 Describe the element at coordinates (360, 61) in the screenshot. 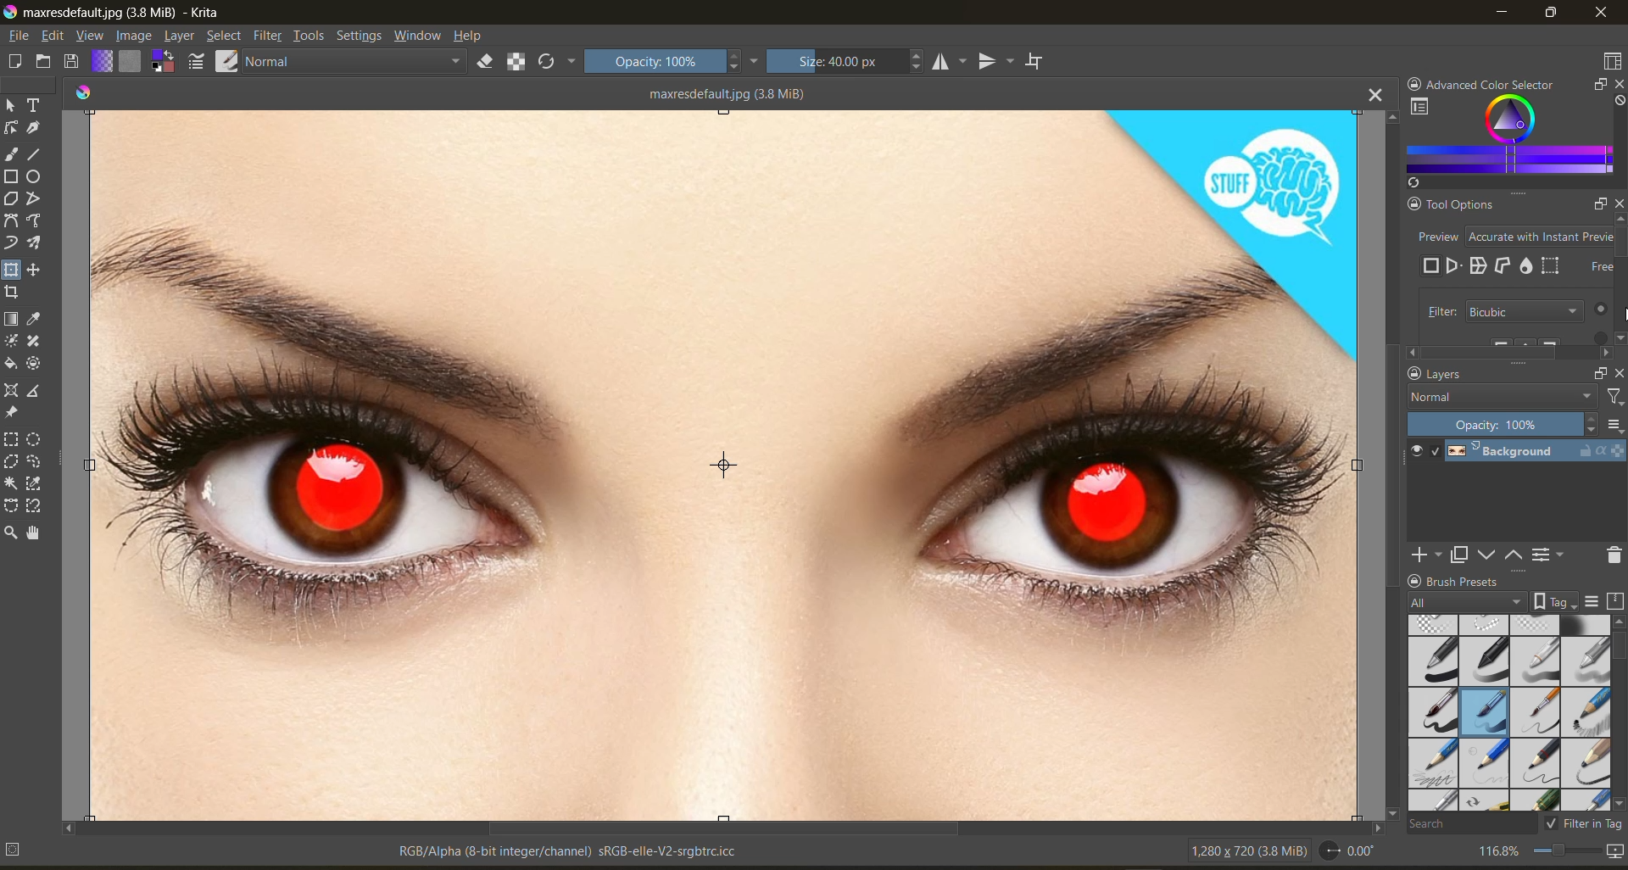

I see `normal` at that location.